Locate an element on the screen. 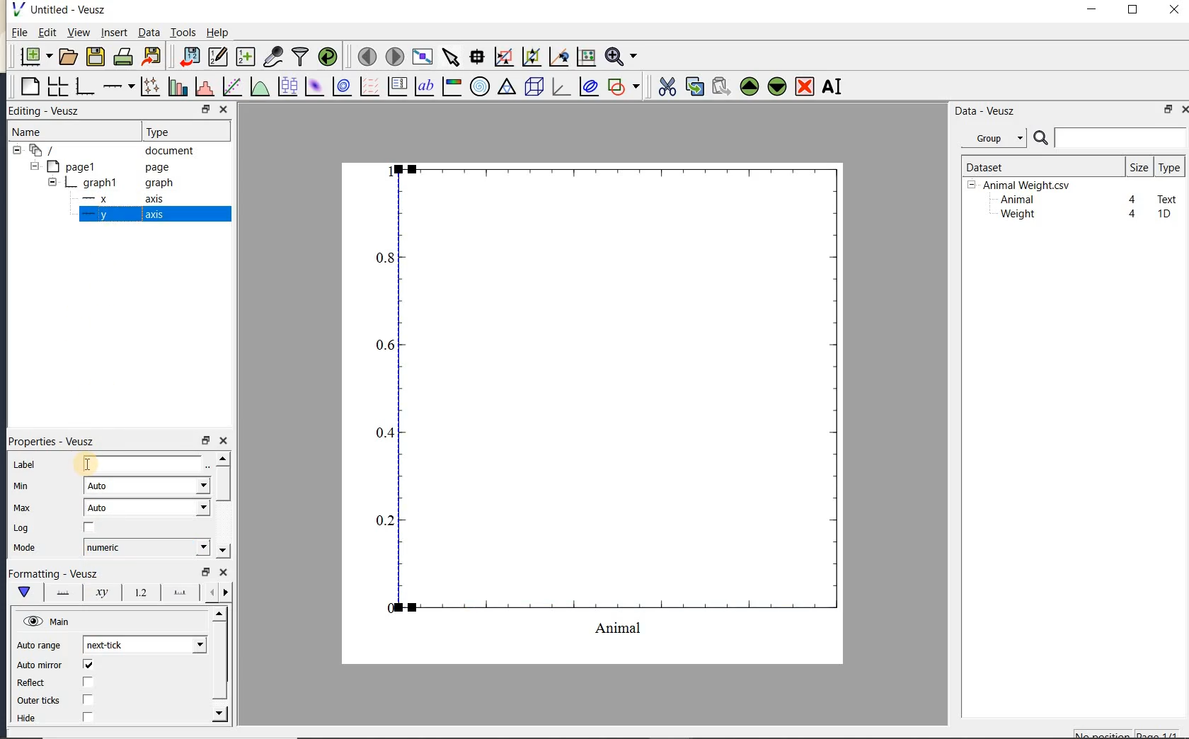  Tools is located at coordinates (184, 31).